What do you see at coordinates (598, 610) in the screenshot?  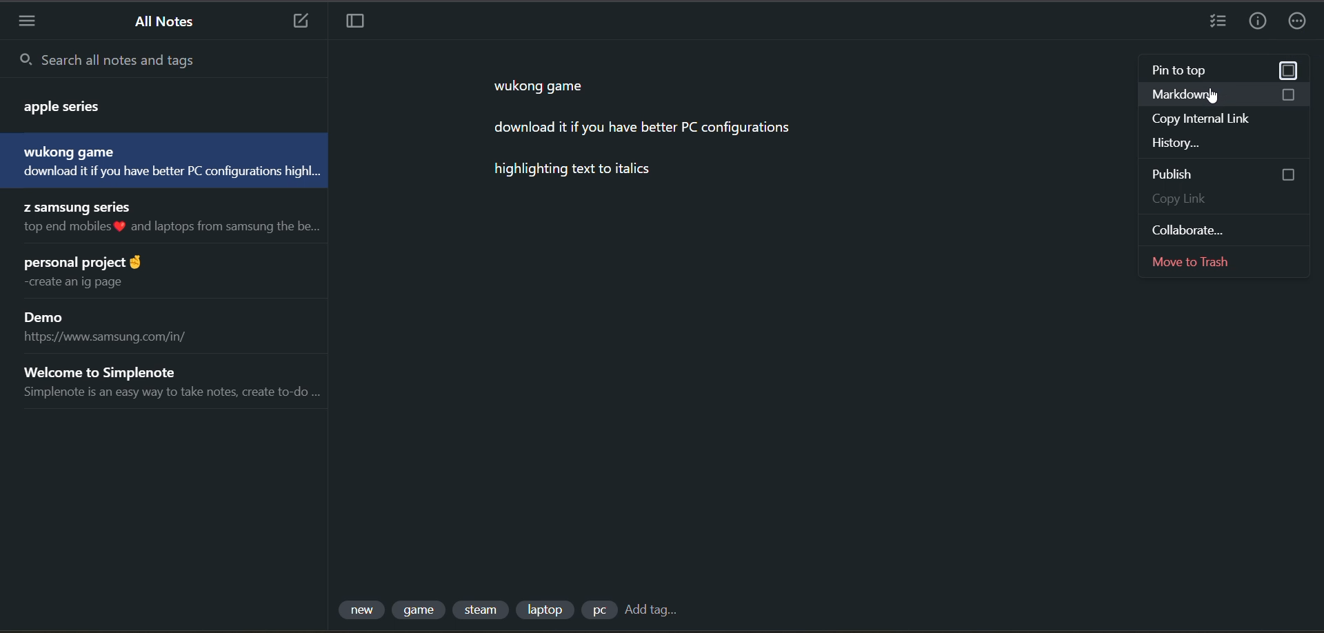 I see `tag 5` at bounding box center [598, 610].